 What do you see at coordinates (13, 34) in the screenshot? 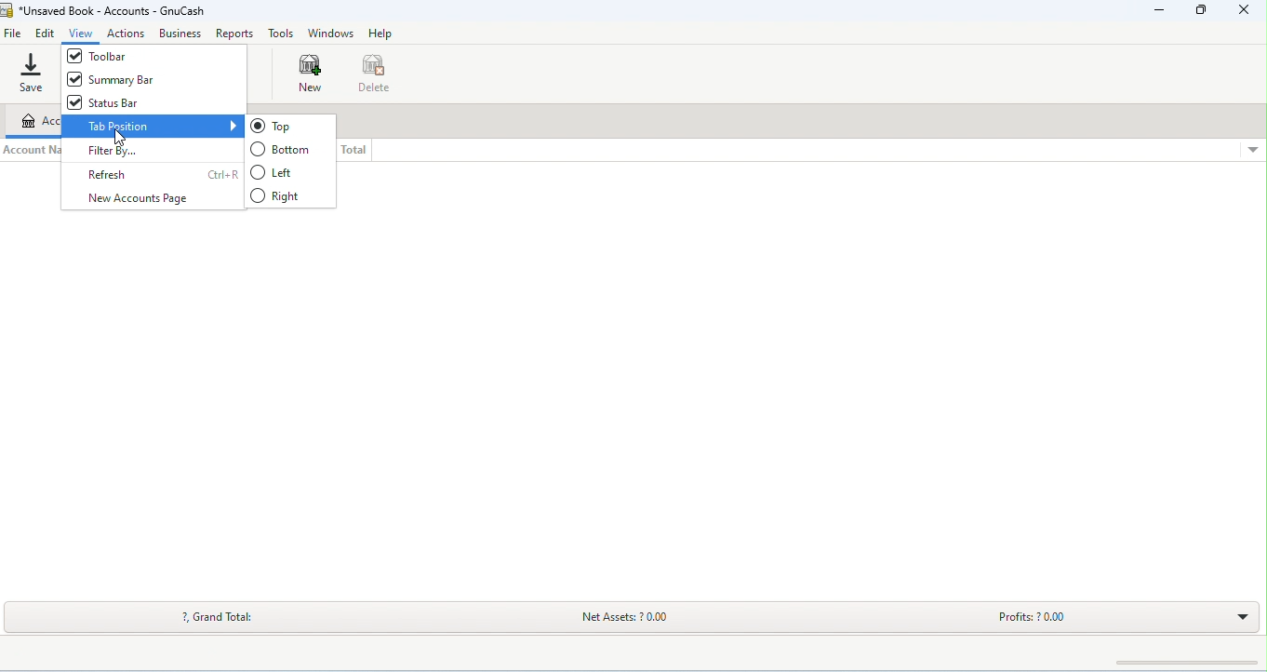
I see `file` at bounding box center [13, 34].